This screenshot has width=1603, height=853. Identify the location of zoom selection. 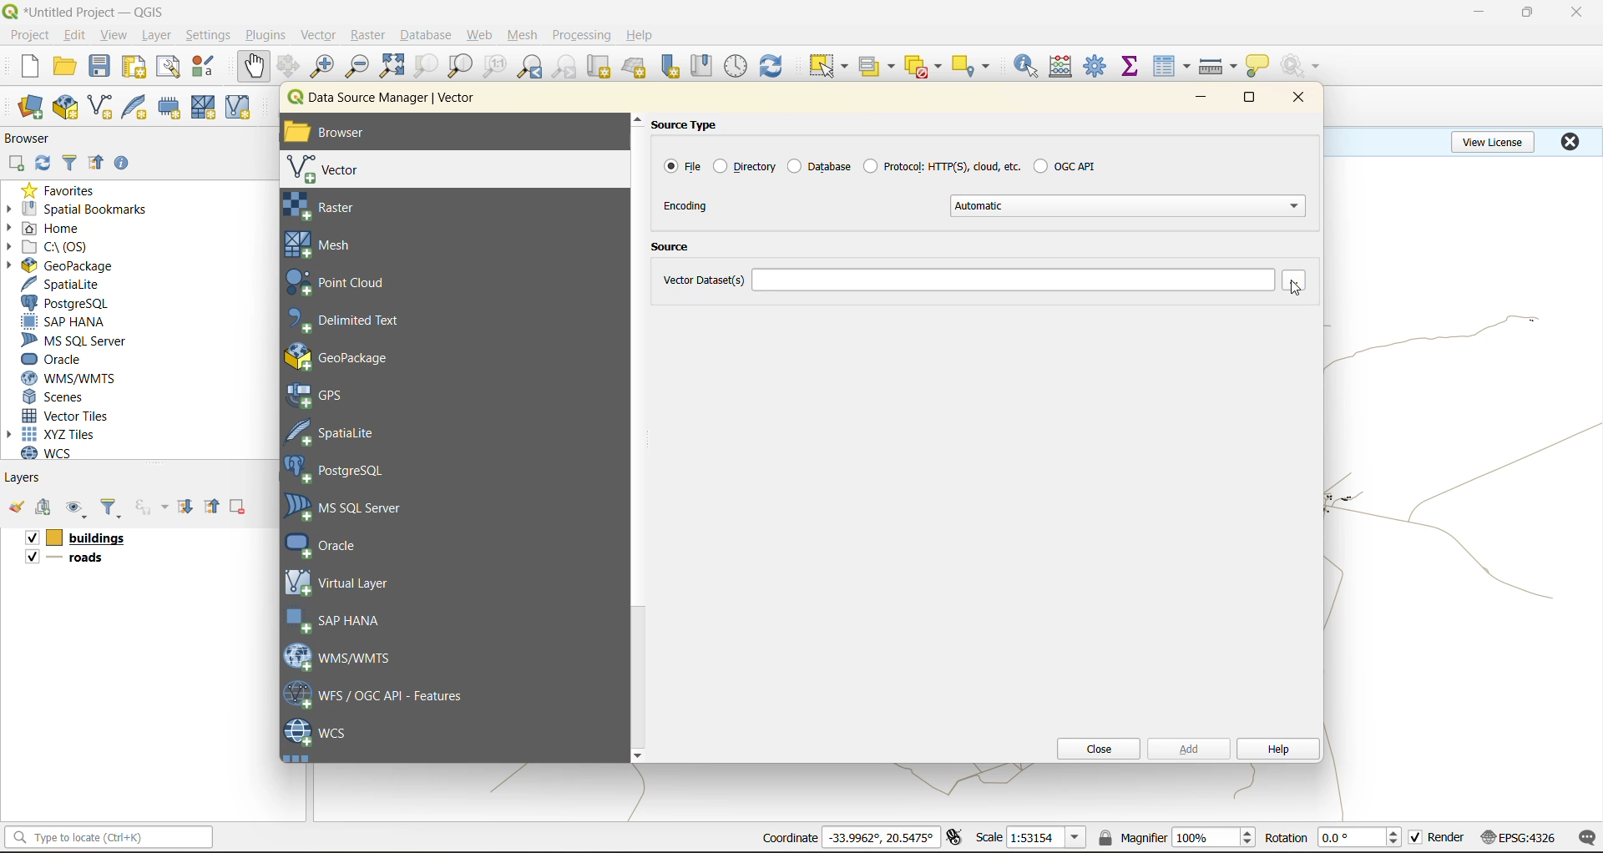
(424, 68).